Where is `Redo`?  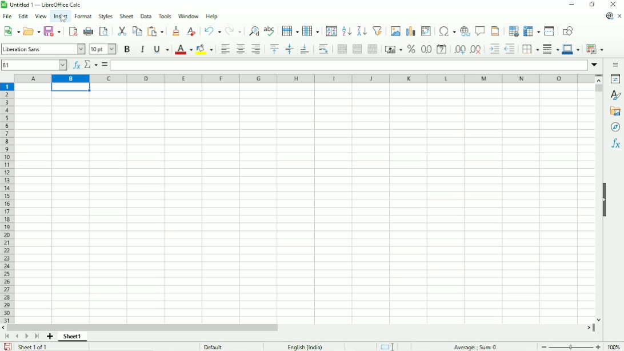 Redo is located at coordinates (233, 31).